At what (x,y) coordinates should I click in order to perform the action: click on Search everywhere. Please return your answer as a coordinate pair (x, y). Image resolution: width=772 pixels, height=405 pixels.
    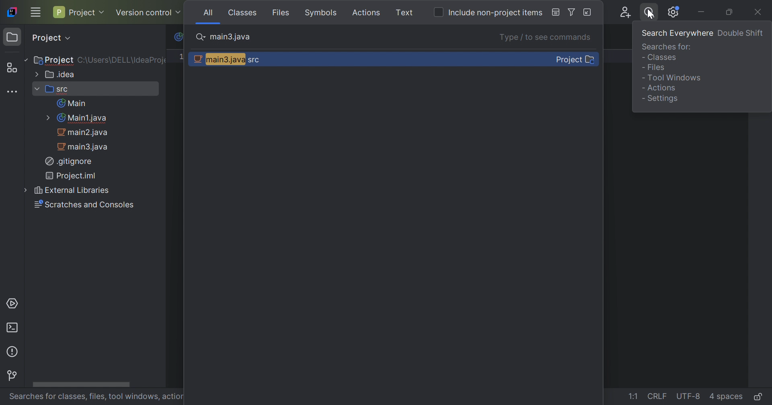
    Looking at the image, I should click on (677, 36).